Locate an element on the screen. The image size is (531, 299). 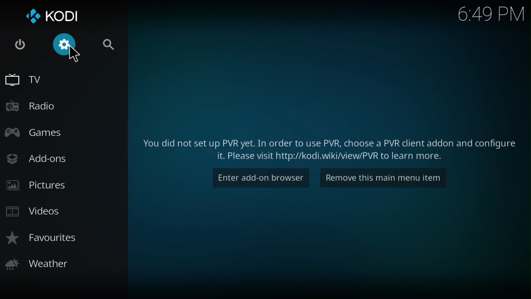
Weather is located at coordinates (40, 263).